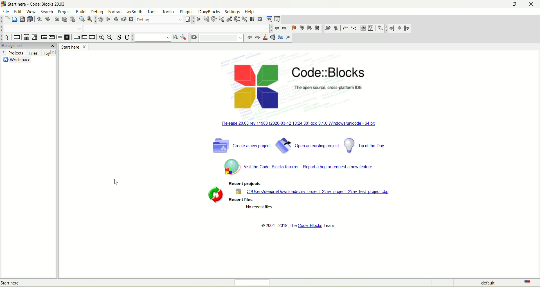 Image resolution: width=540 pixels, height=287 pixels. What do you see at coordinates (223, 38) in the screenshot?
I see `blank space` at bounding box center [223, 38].